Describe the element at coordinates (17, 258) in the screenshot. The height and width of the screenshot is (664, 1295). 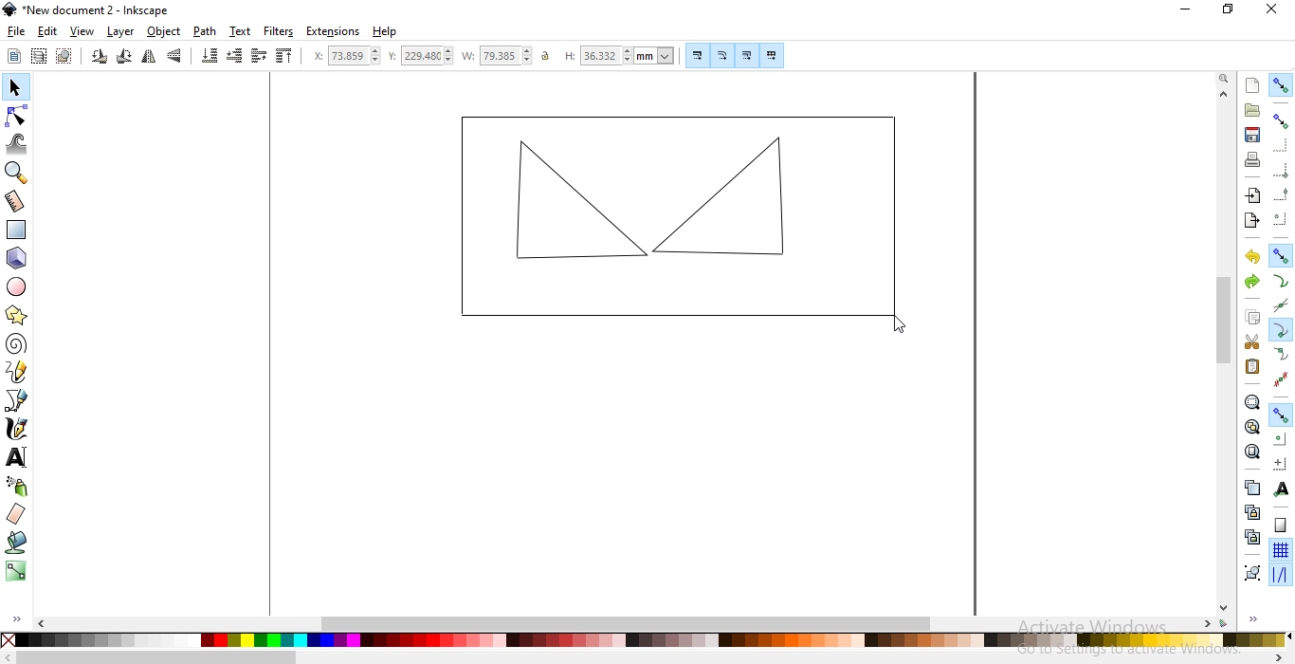
I see `create 3d object` at that location.